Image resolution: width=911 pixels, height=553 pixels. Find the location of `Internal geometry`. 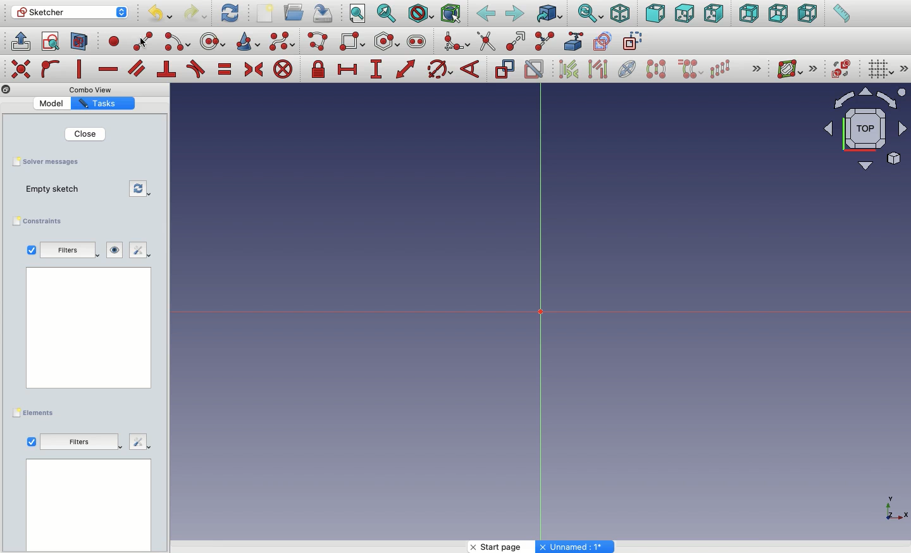

Internal geometry is located at coordinates (628, 68).